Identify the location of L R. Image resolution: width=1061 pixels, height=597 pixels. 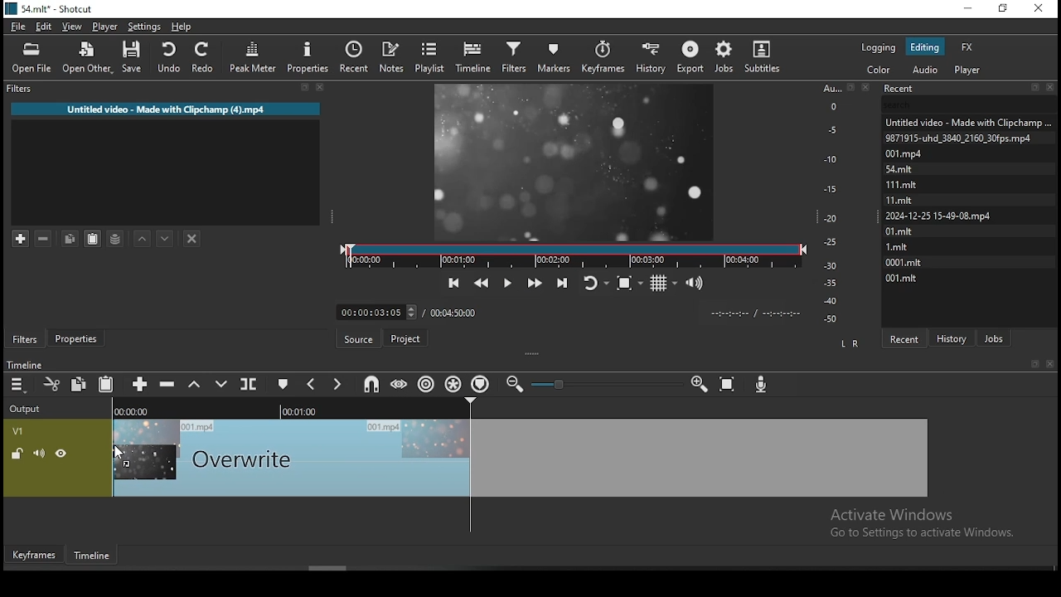
(850, 342).